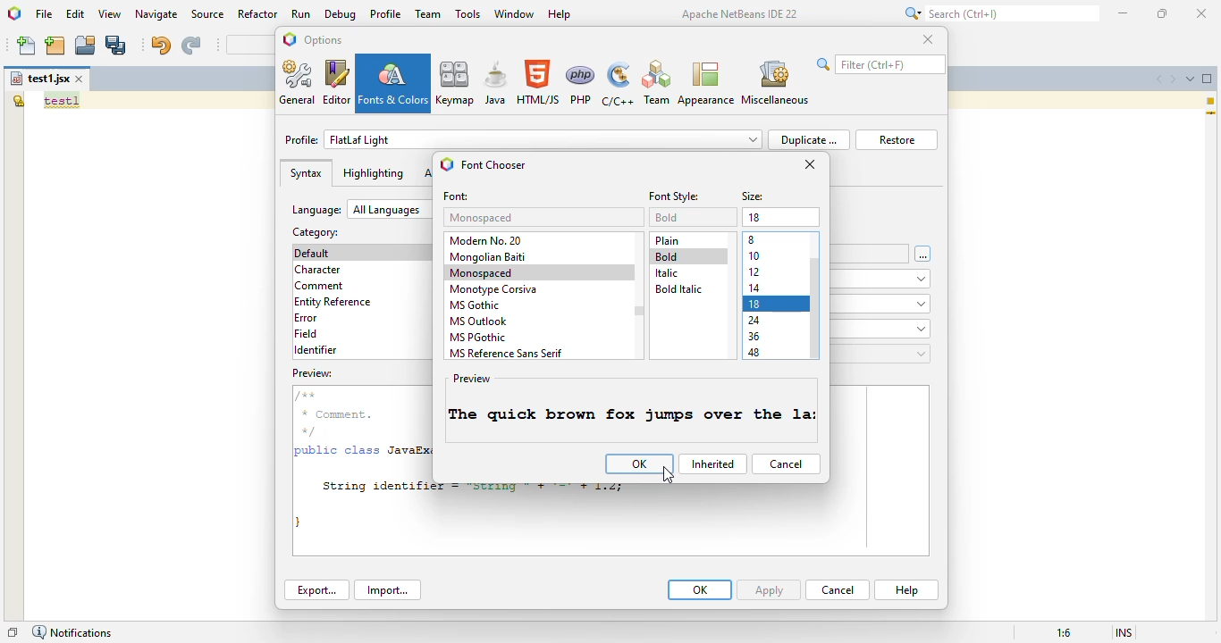 The width and height of the screenshot is (1221, 643). What do you see at coordinates (754, 321) in the screenshot?
I see `24` at bounding box center [754, 321].